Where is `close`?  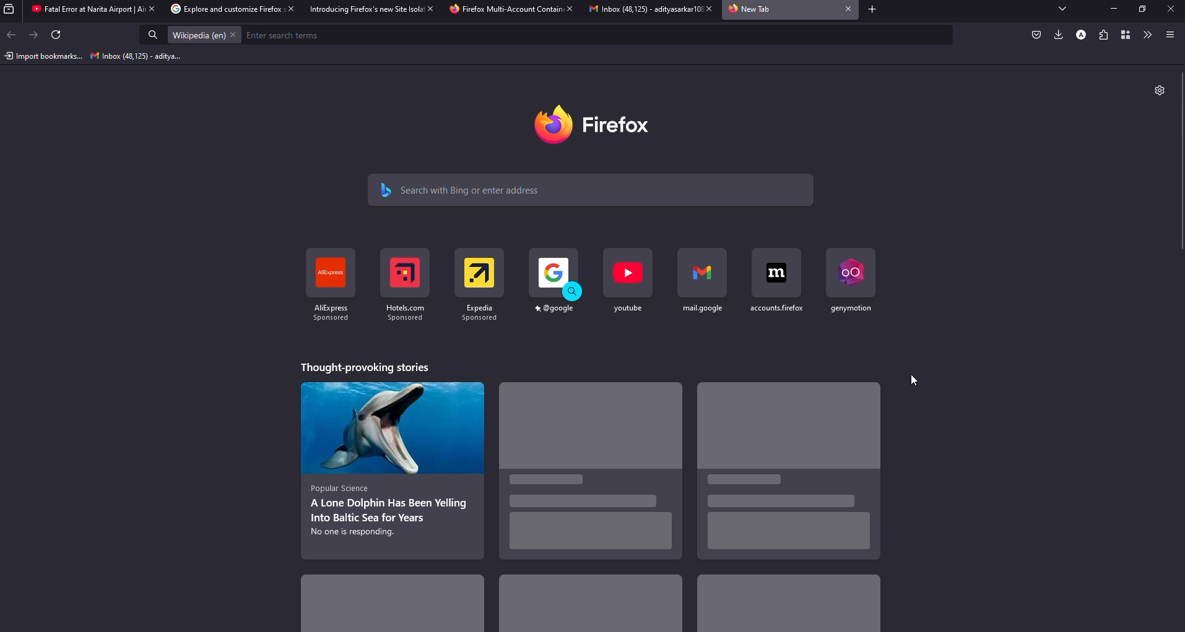 close is located at coordinates (234, 35).